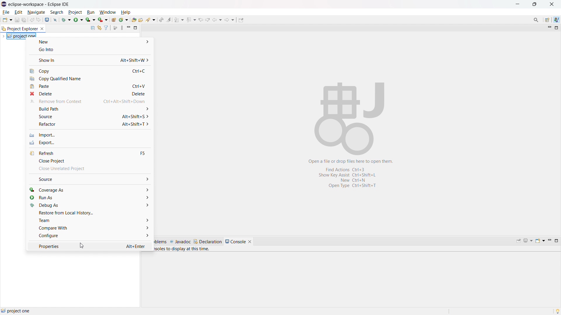 This screenshot has height=315, width=561. I want to click on cursor, so click(84, 246).